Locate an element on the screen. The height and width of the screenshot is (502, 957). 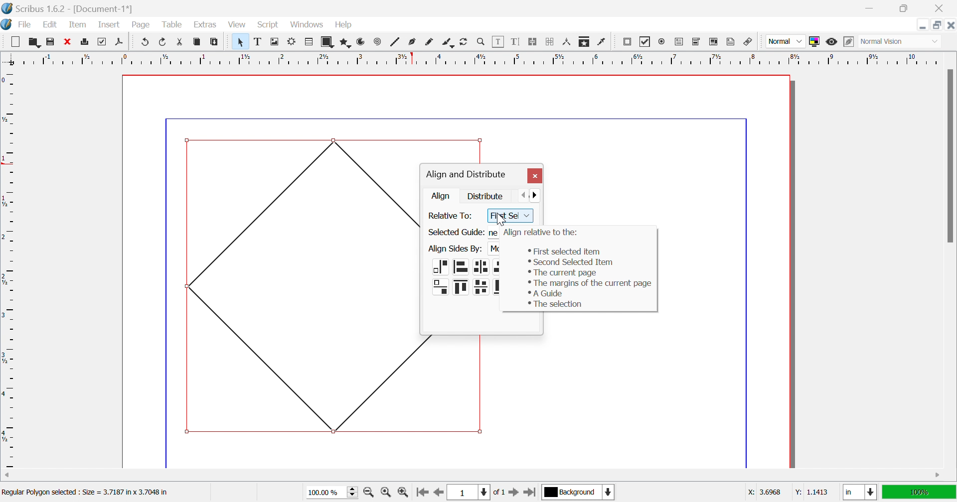
Arc is located at coordinates (361, 41).